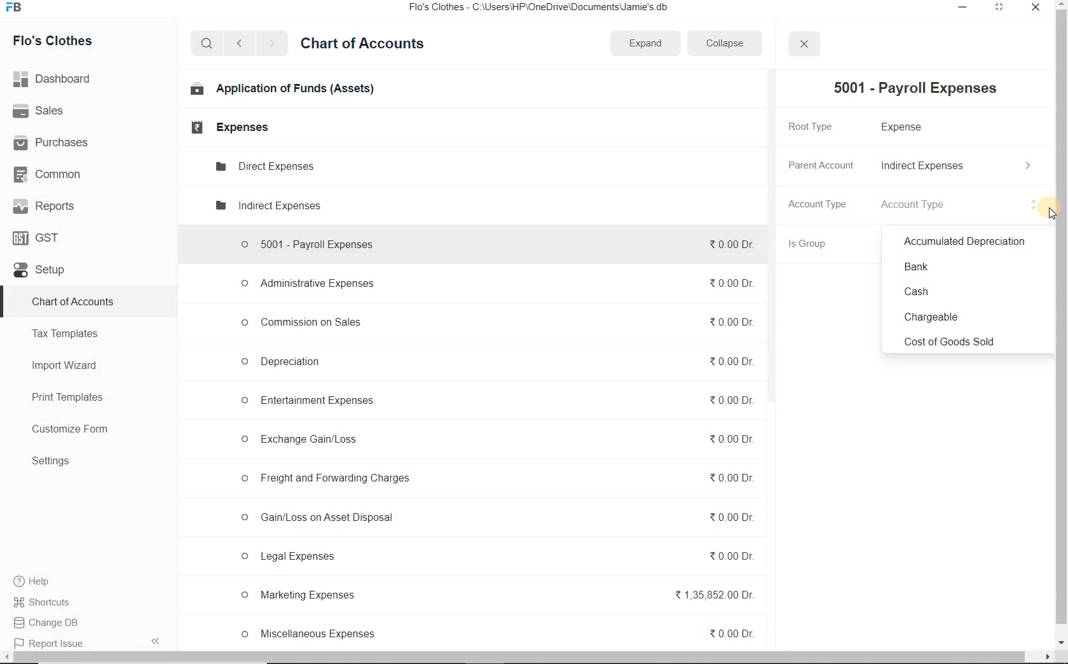 The image size is (1068, 664). What do you see at coordinates (492, 284) in the screenshot?
I see `© Administrative Expenses %0.00Dr.` at bounding box center [492, 284].